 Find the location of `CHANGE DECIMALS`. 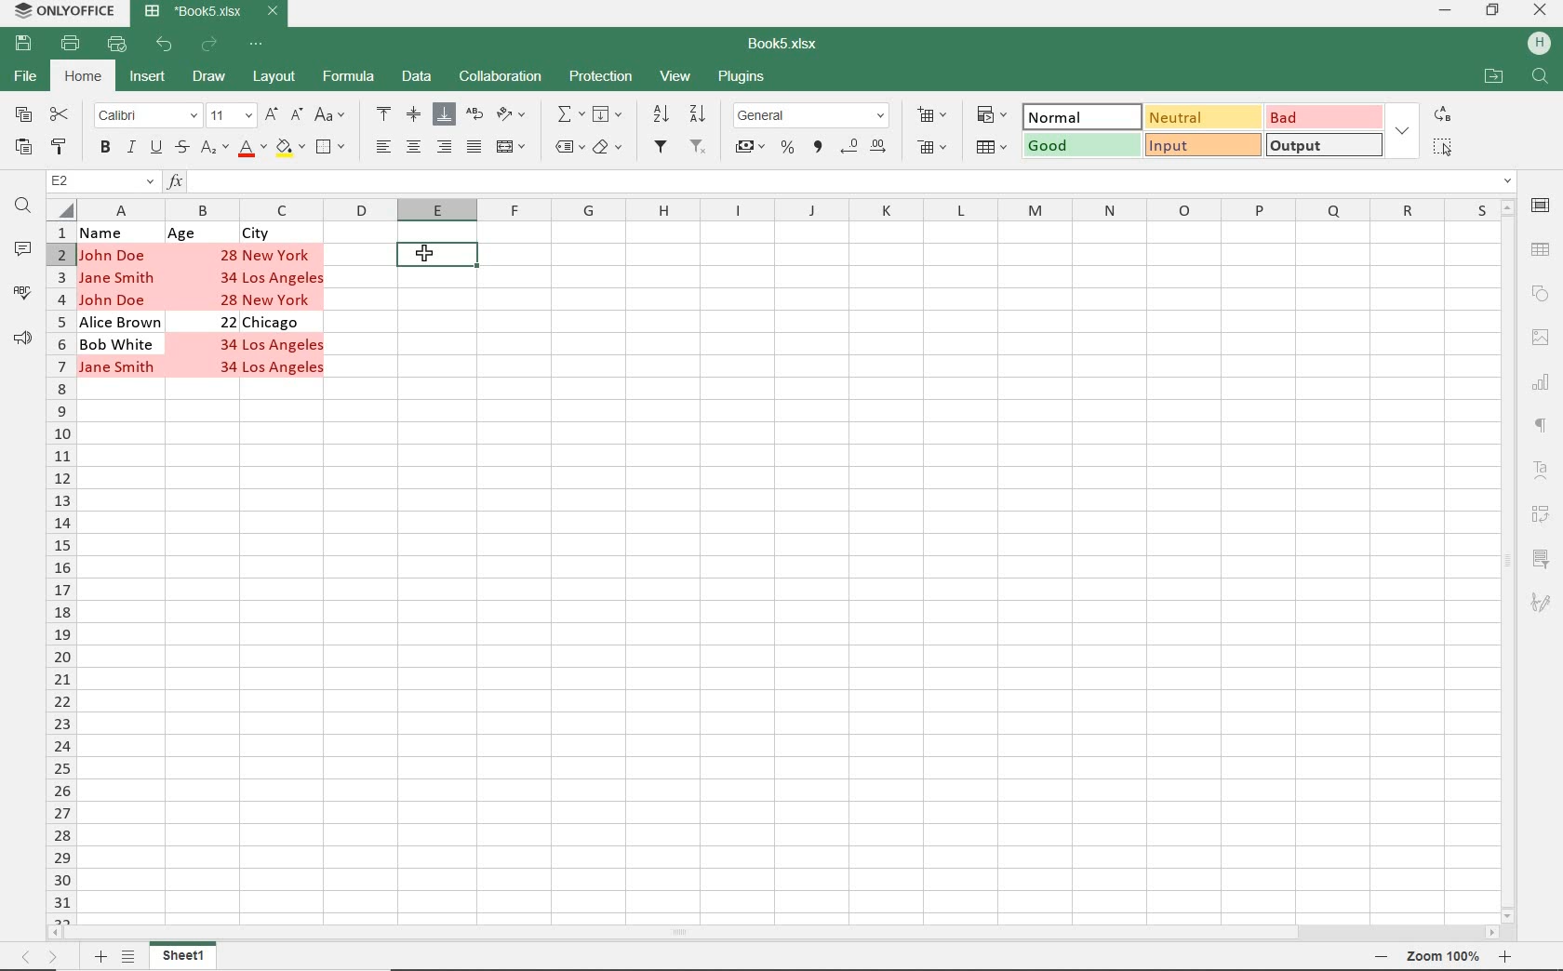

CHANGE DECIMALS is located at coordinates (864, 147).